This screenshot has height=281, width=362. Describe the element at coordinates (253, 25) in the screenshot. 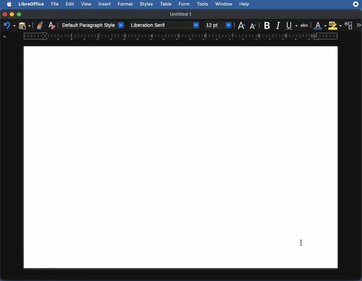

I see `Size down` at that location.